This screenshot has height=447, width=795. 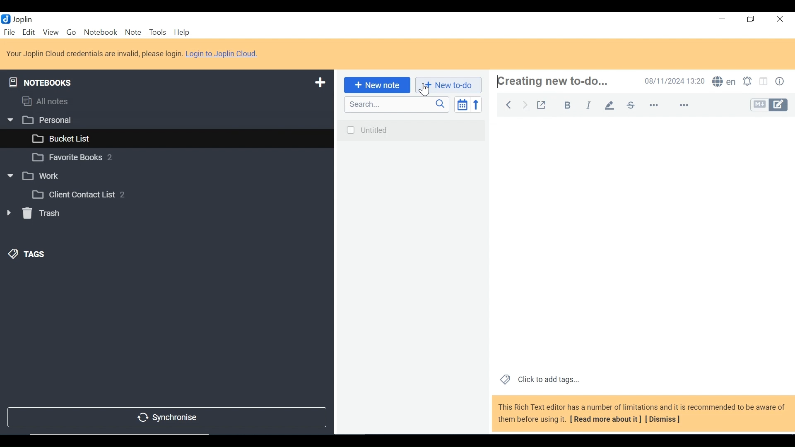 What do you see at coordinates (525, 104) in the screenshot?
I see `Forward` at bounding box center [525, 104].